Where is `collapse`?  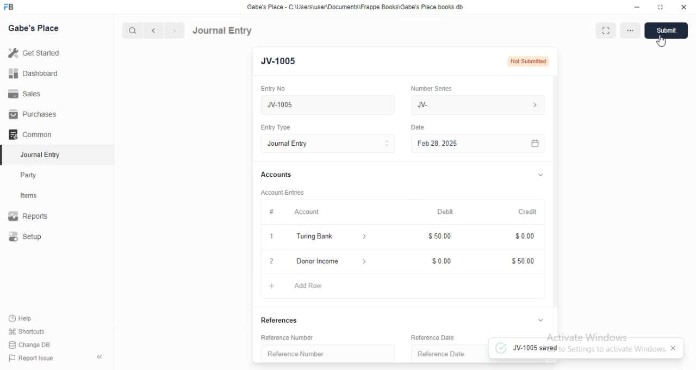 collapse is located at coordinates (540, 176).